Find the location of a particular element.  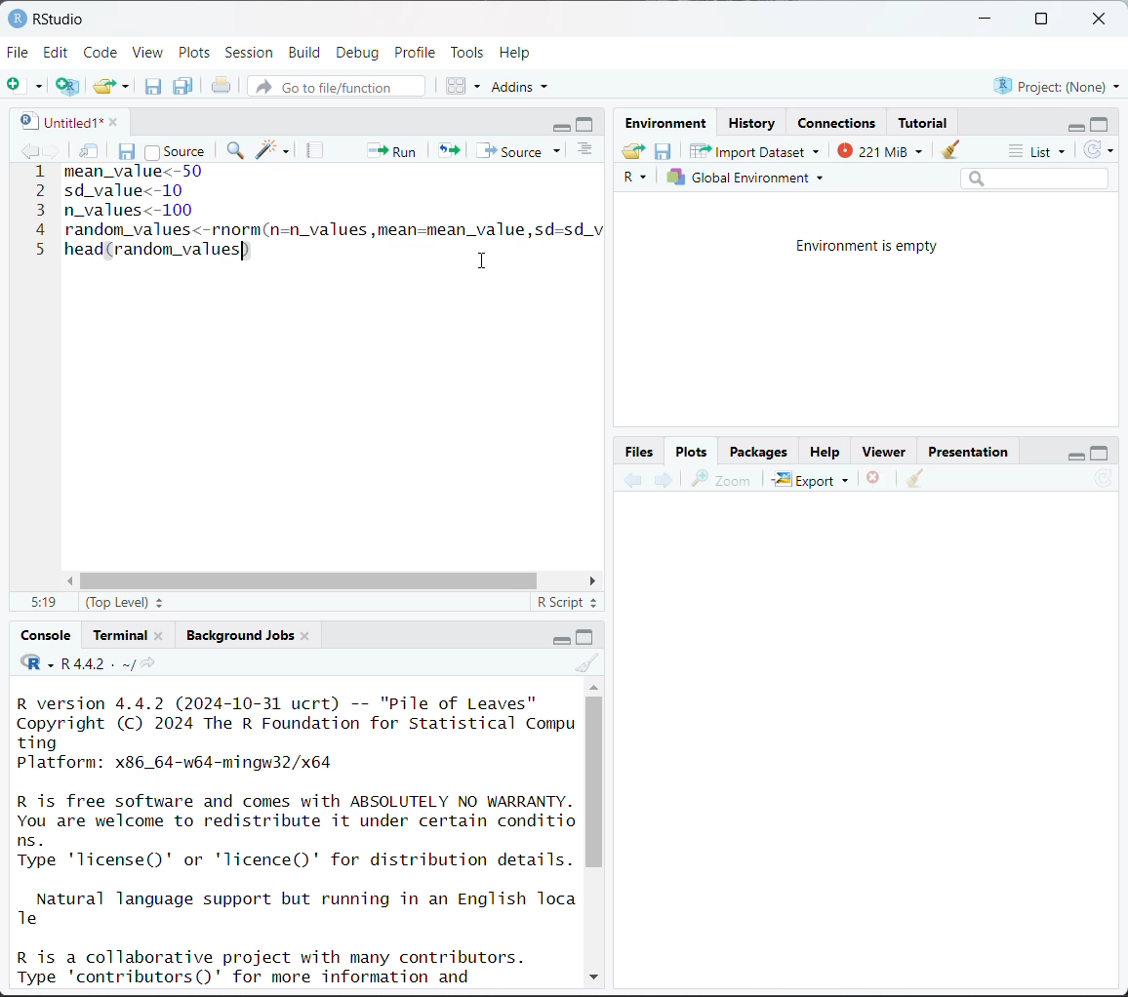

Edit is located at coordinates (59, 52).